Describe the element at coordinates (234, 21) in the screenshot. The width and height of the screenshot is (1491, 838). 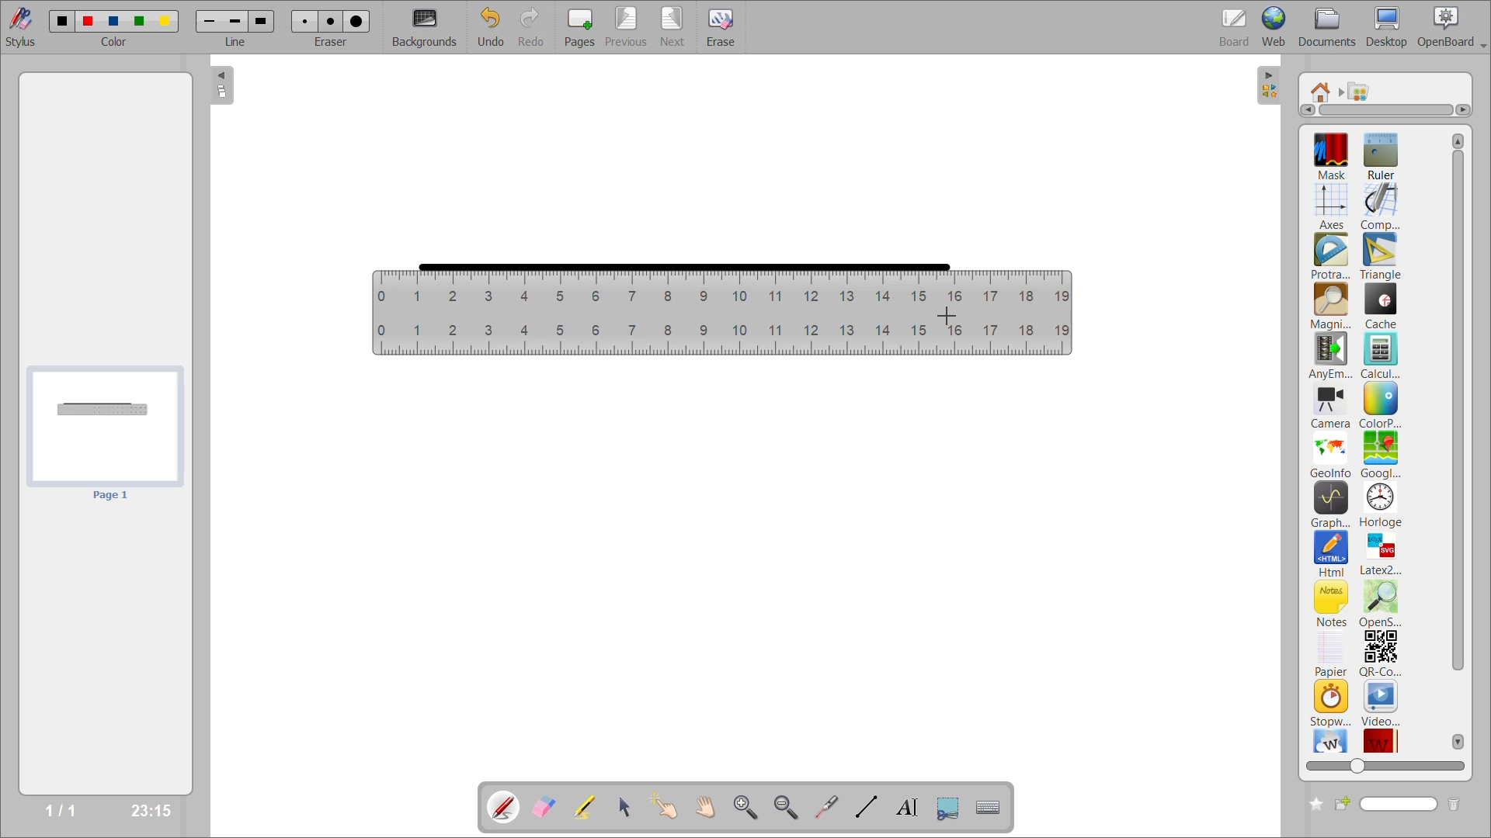
I see `line 2` at that location.